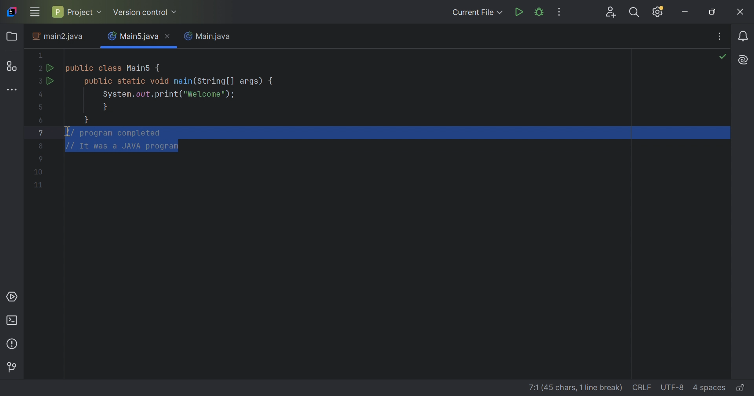  I want to click on comments selected, so click(115, 140).